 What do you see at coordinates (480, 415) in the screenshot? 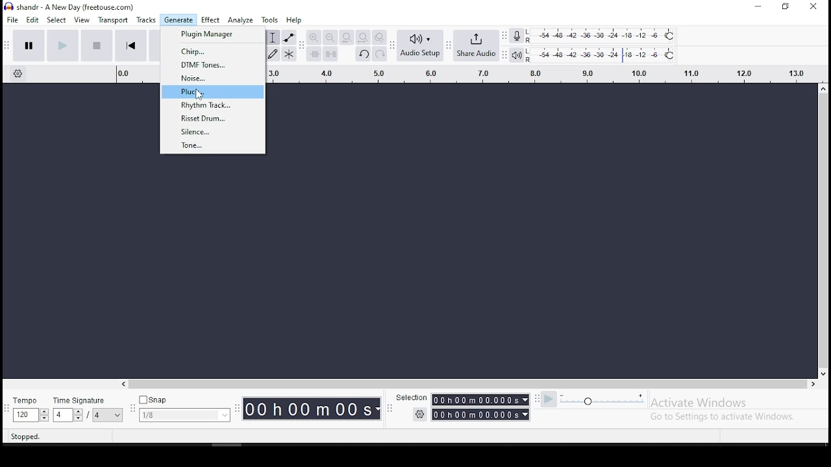
I see `00h00m00s` at bounding box center [480, 415].